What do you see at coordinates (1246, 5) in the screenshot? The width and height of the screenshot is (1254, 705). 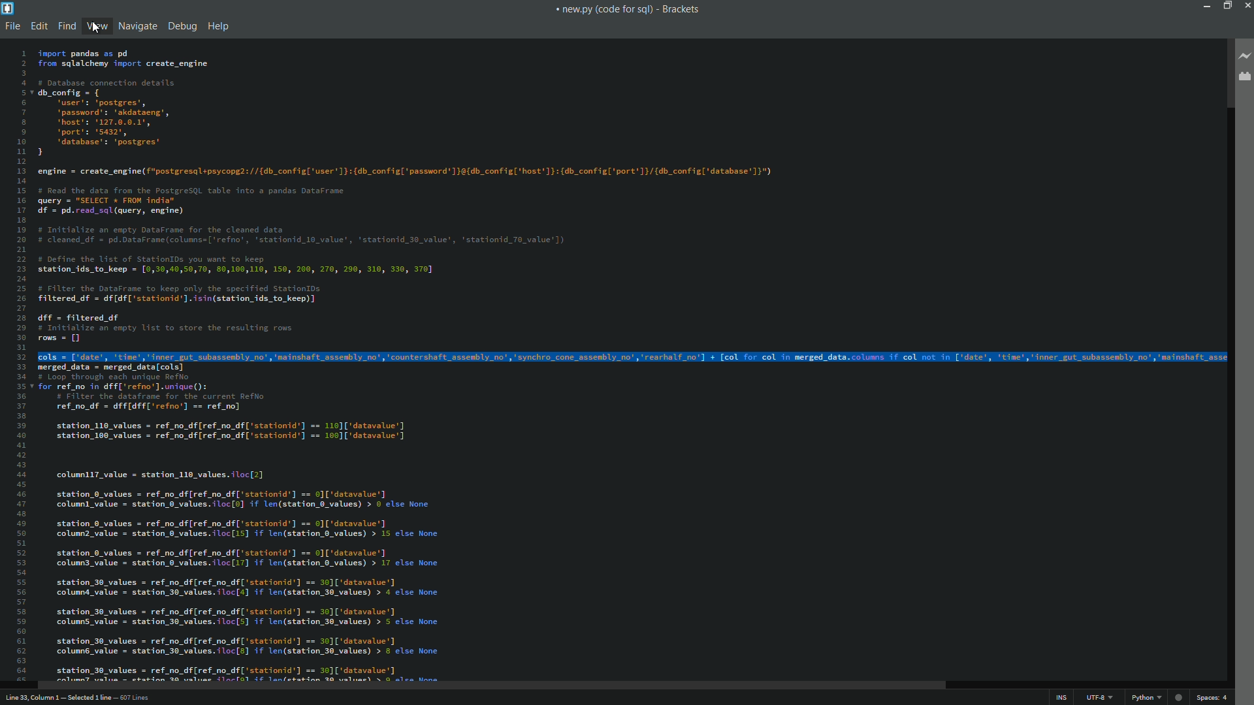 I see `close app` at bounding box center [1246, 5].